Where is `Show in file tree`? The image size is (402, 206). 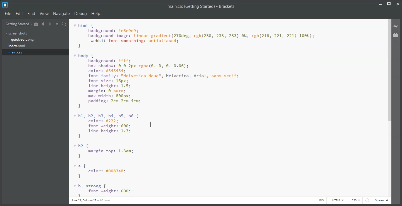
Show in file tree is located at coordinates (37, 24).